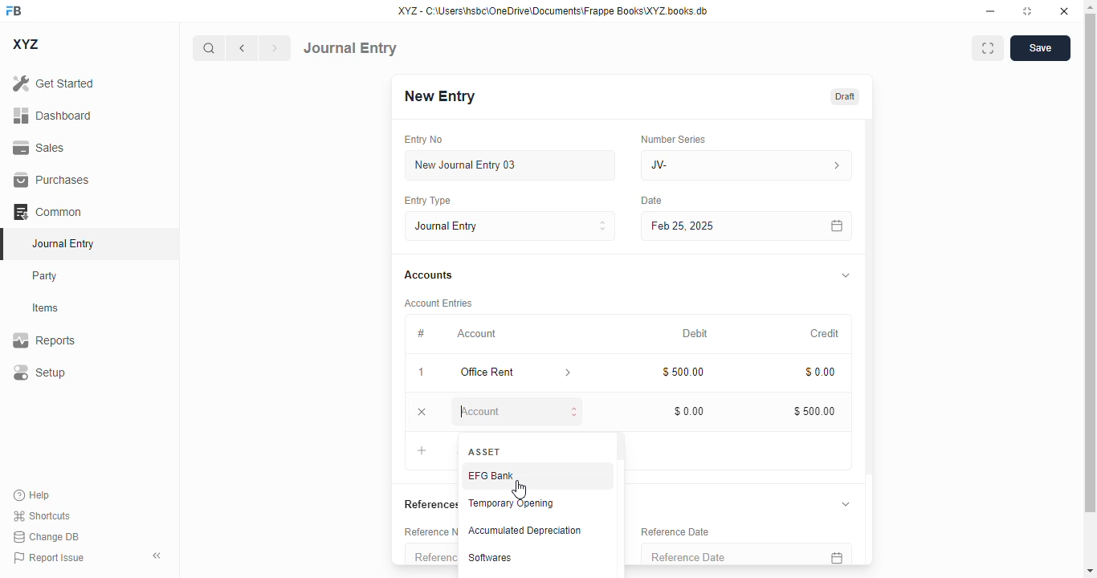 This screenshot has width=1097, height=578. I want to click on toggle maximize, so click(1026, 11).